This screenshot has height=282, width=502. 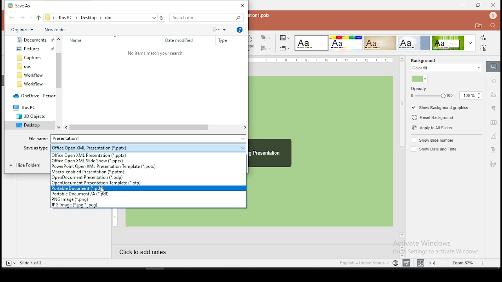 I want to click on Close, so click(x=241, y=5).